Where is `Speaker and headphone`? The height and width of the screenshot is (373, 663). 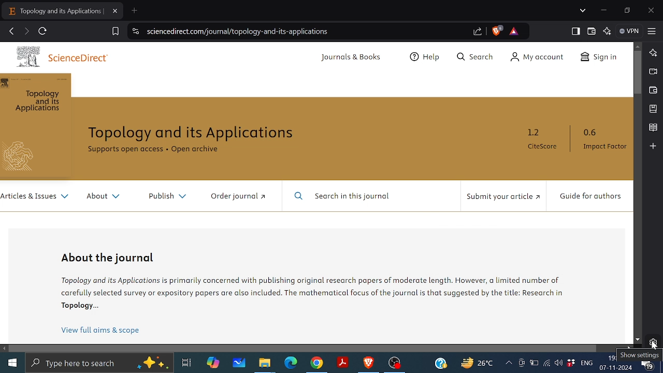
Speaker and headphone is located at coordinates (558, 363).